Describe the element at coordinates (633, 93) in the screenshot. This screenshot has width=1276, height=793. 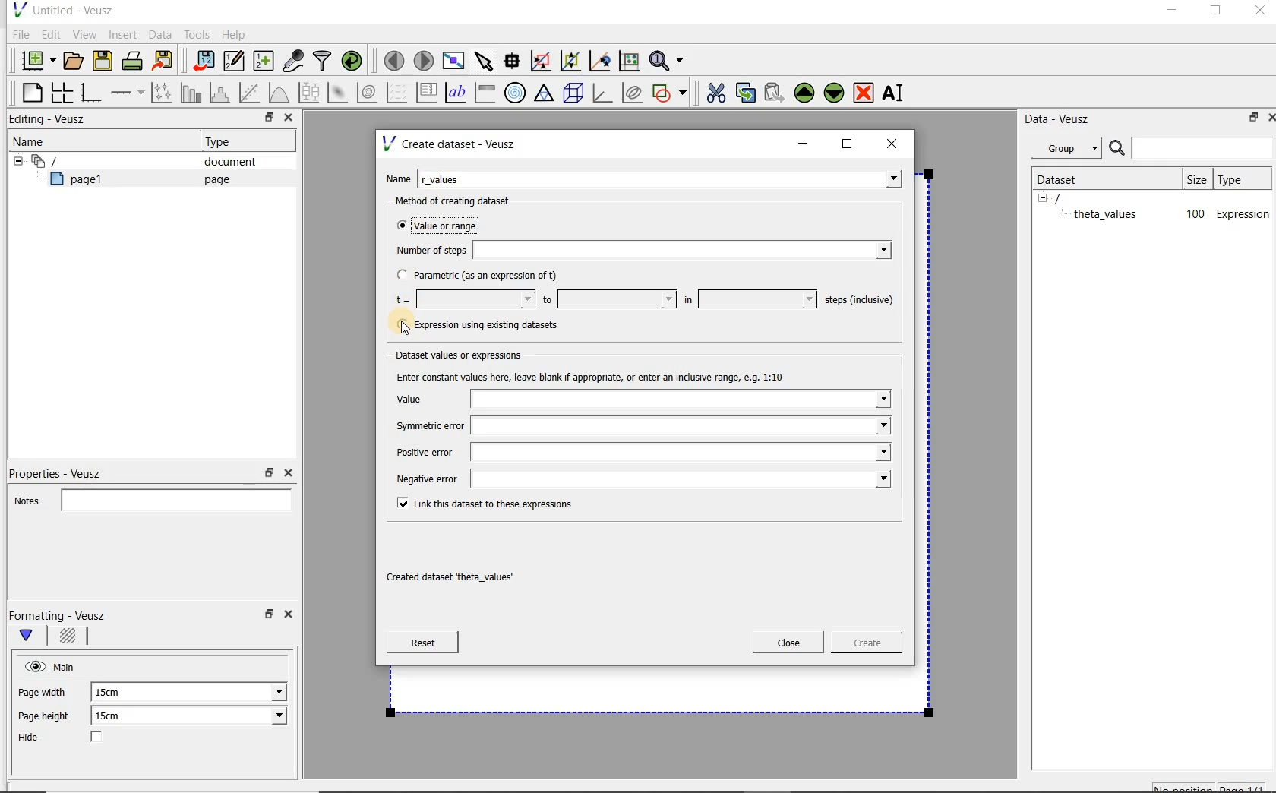
I see `plot covariance ellipses` at that location.